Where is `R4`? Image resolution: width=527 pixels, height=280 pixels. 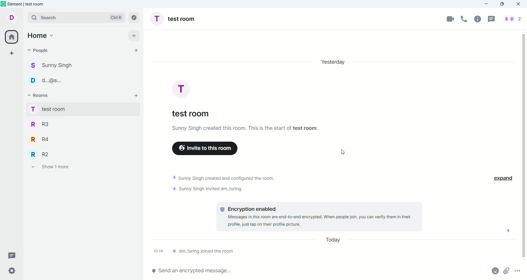 R4 is located at coordinates (83, 139).